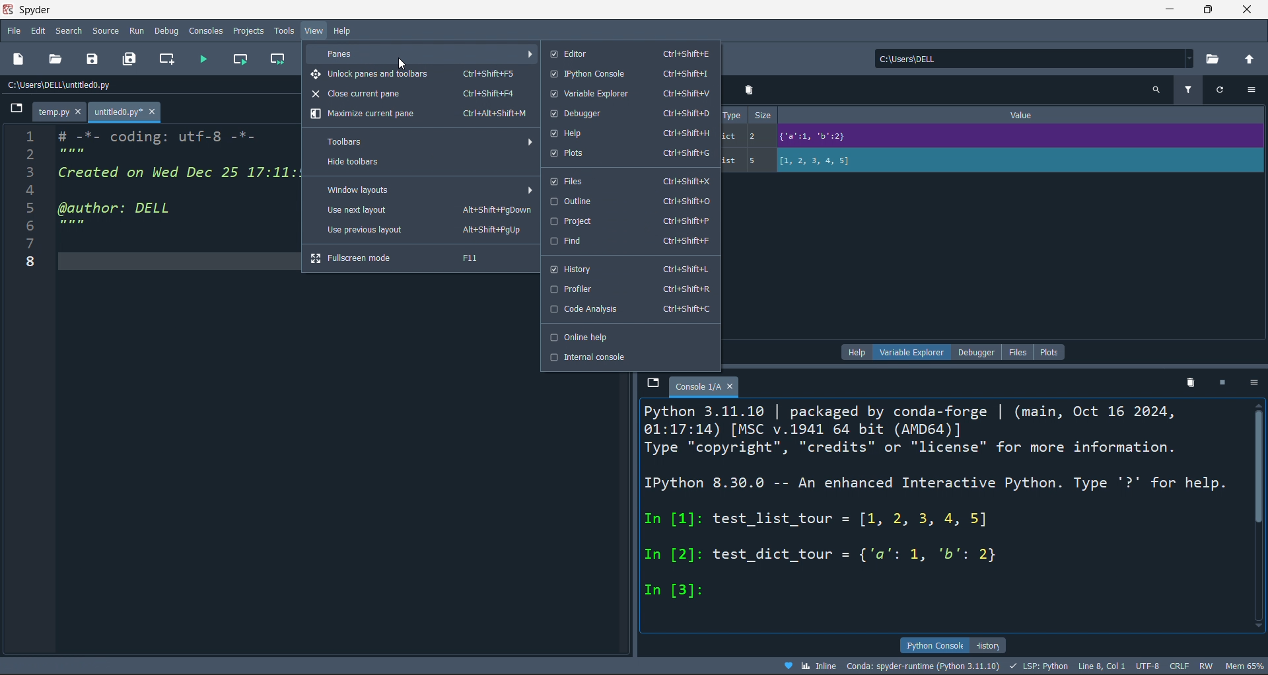 The image size is (1268, 675). What do you see at coordinates (854, 352) in the screenshot?
I see `help` at bounding box center [854, 352].